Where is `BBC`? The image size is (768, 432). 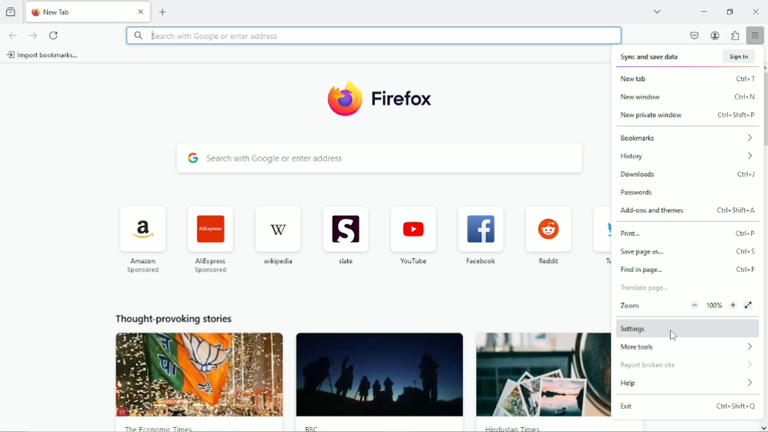 BBC is located at coordinates (314, 428).